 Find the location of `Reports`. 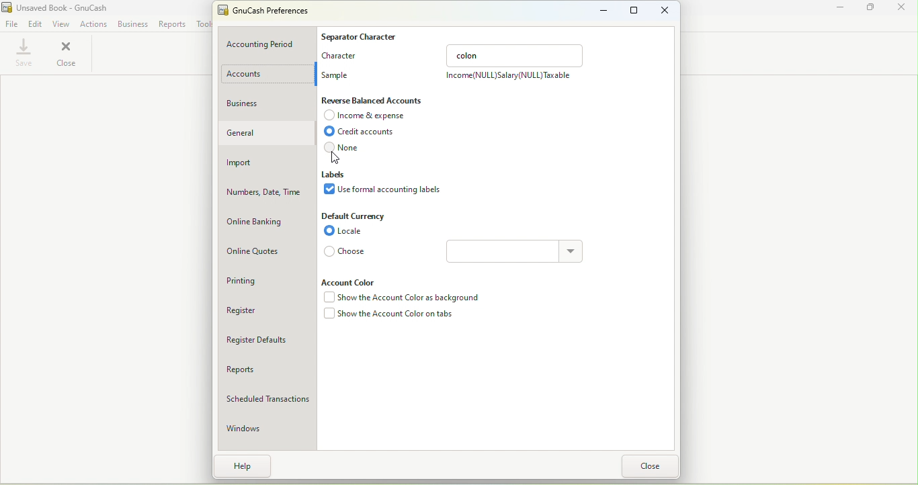

Reports is located at coordinates (268, 371).